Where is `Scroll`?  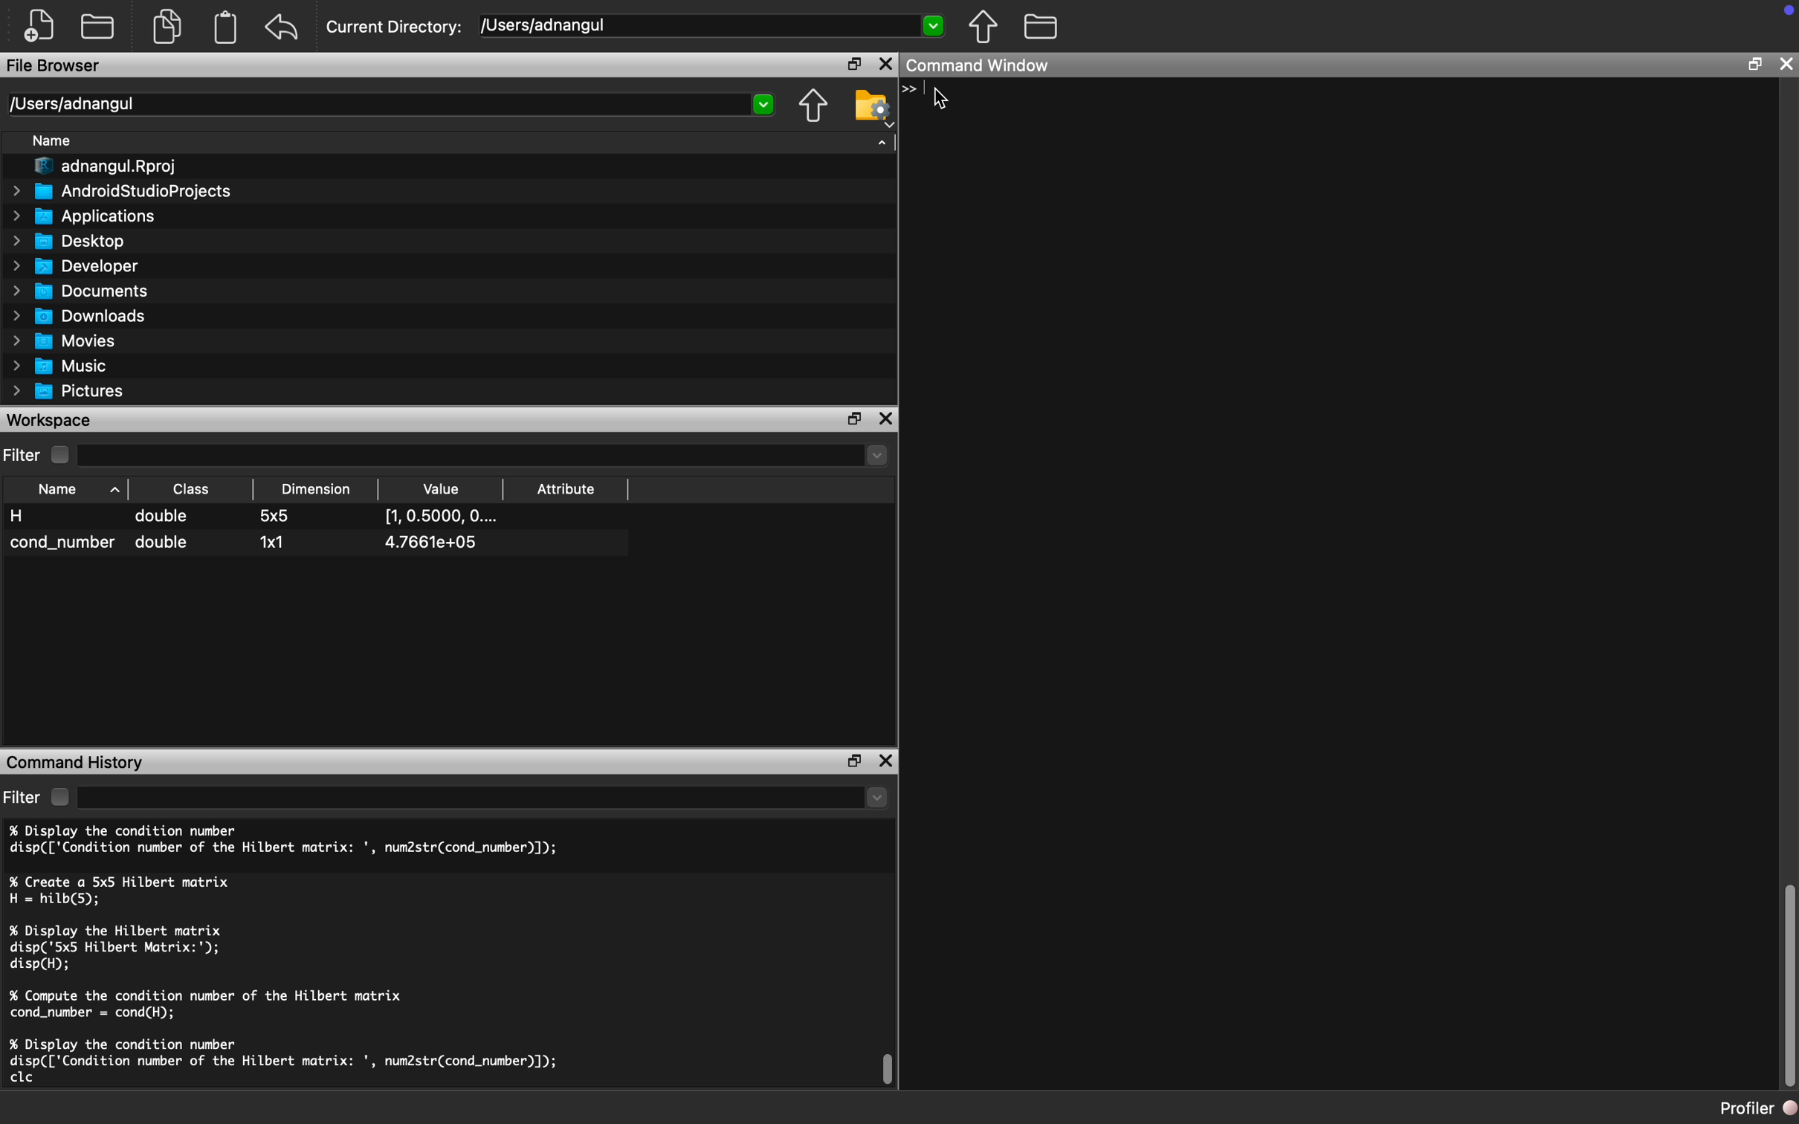
Scroll is located at coordinates (889, 1070).